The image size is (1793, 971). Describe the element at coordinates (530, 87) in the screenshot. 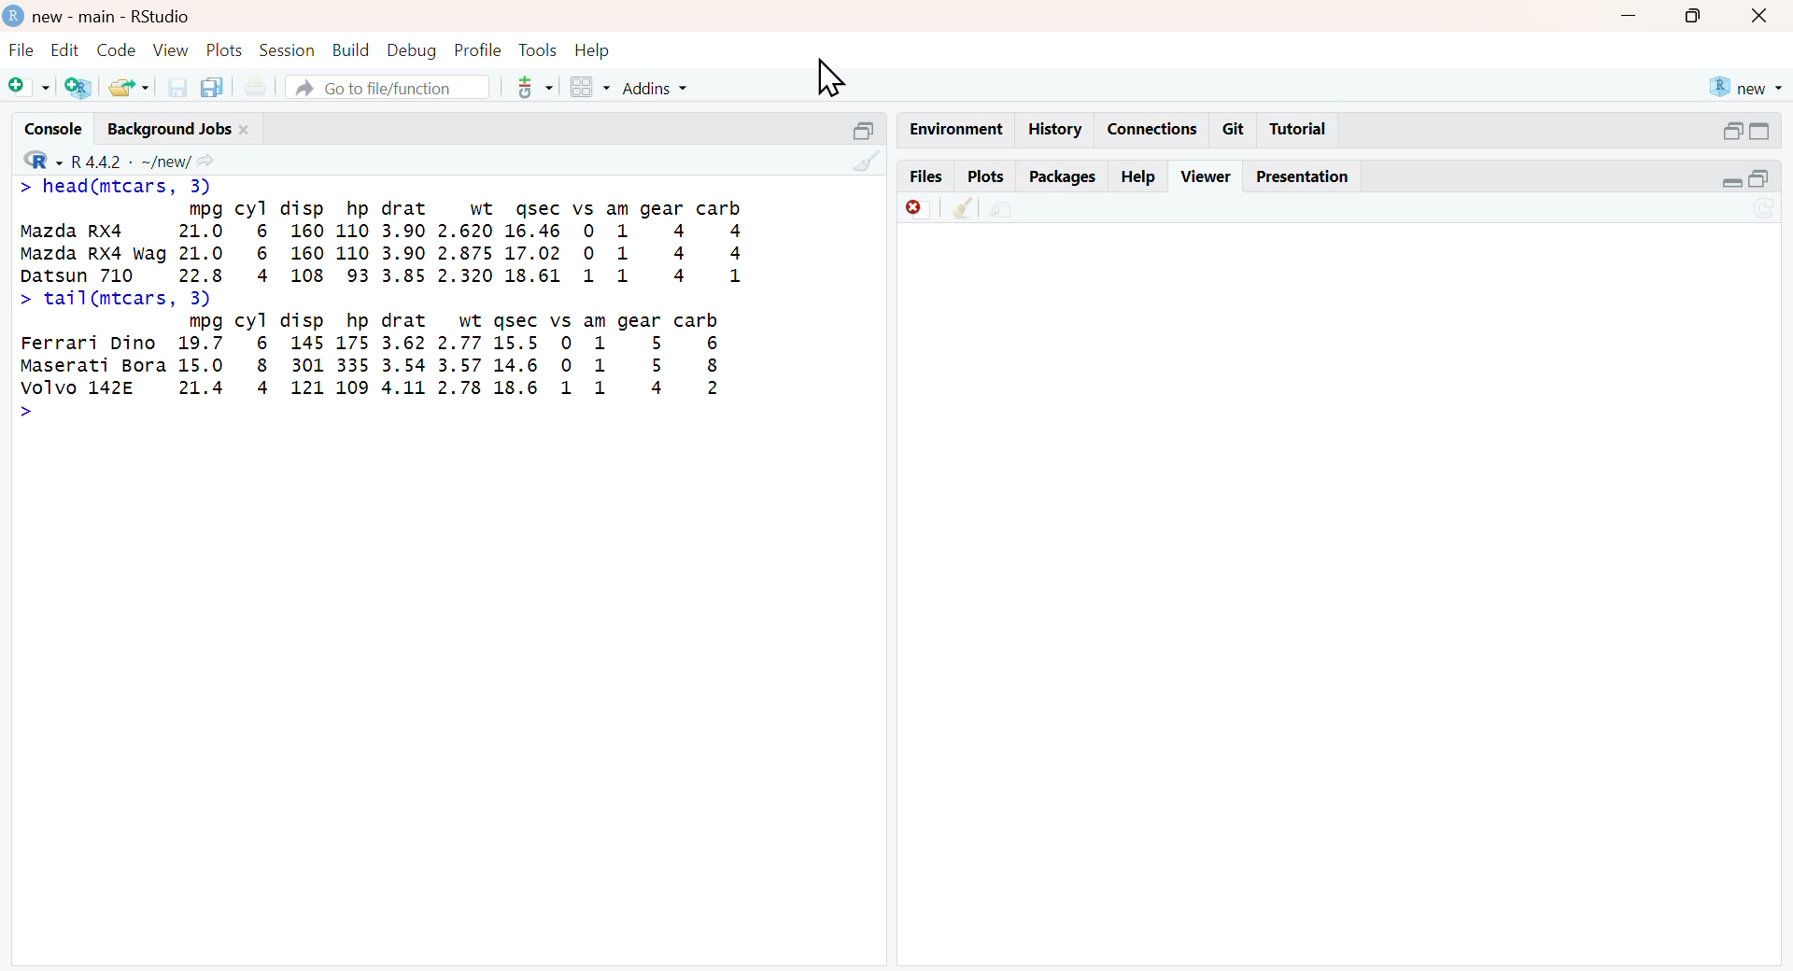

I see `version control` at that location.